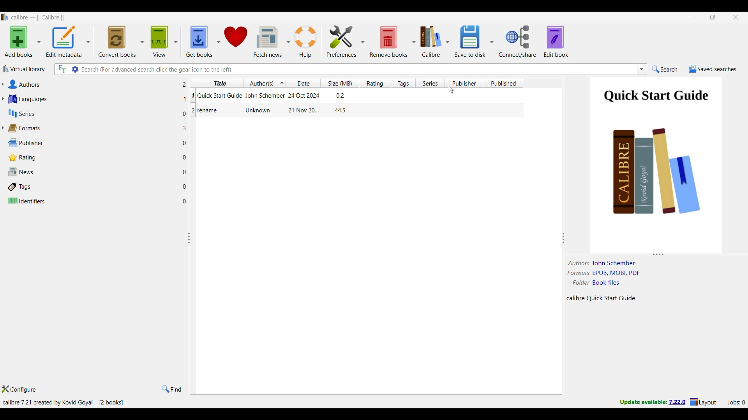 The width and height of the screenshot is (748, 420). What do you see at coordinates (186, 186) in the screenshot?
I see `0` at bounding box center [186, 186].